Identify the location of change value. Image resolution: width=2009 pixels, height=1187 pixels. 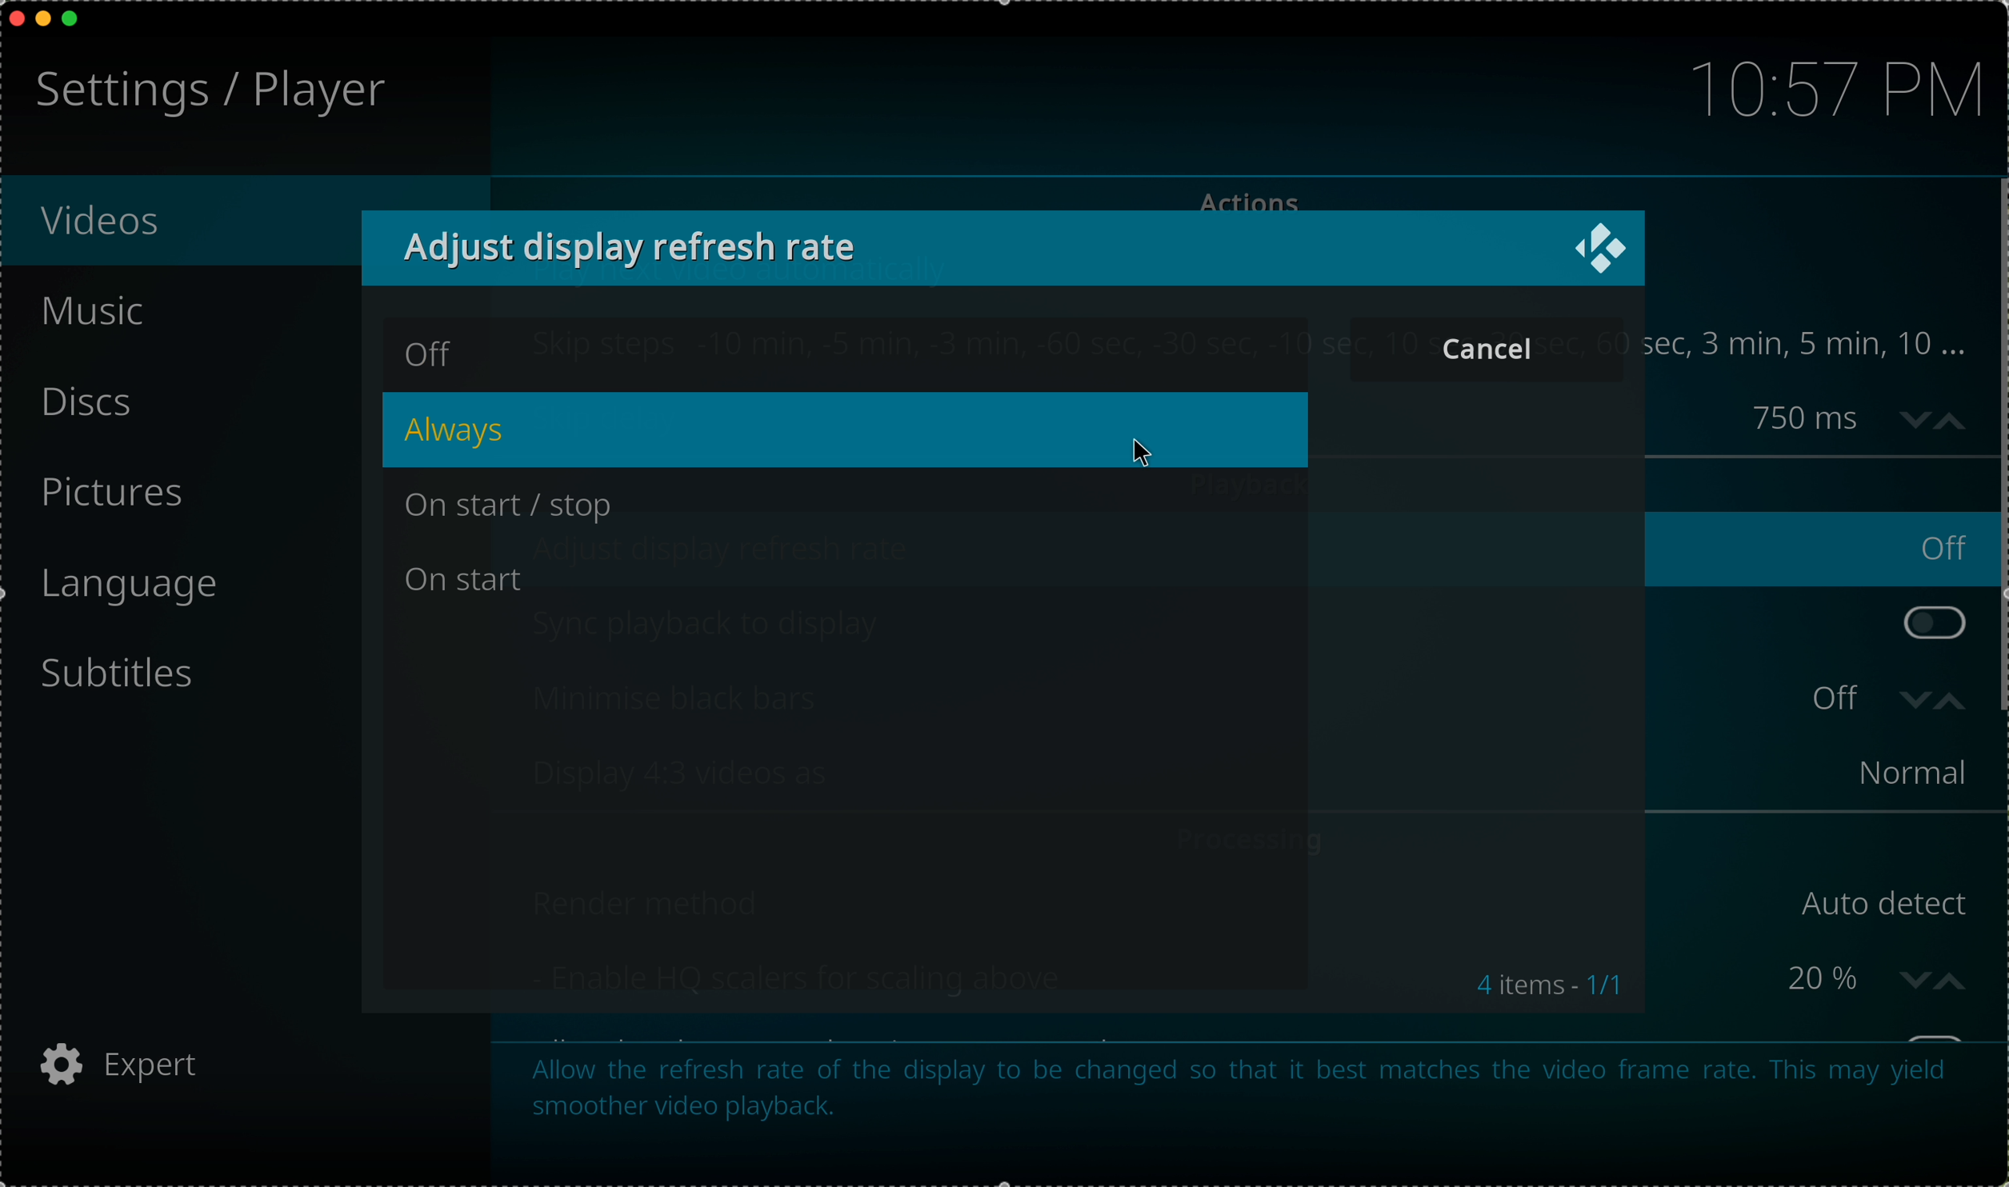
(1931, 418).